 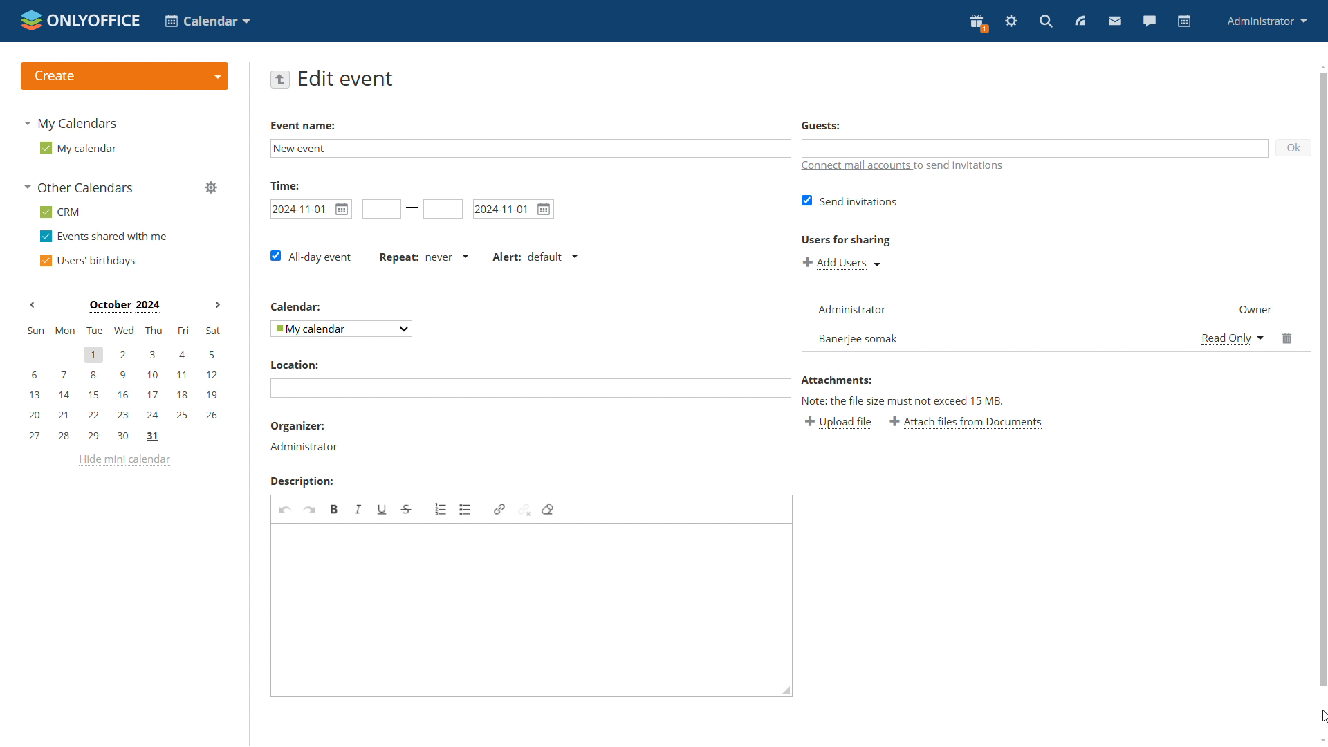 What do you see at coordinates (466, 510) in the screenshot?
I see `insert/remove bulletted list` at bounding box center [466, 510].